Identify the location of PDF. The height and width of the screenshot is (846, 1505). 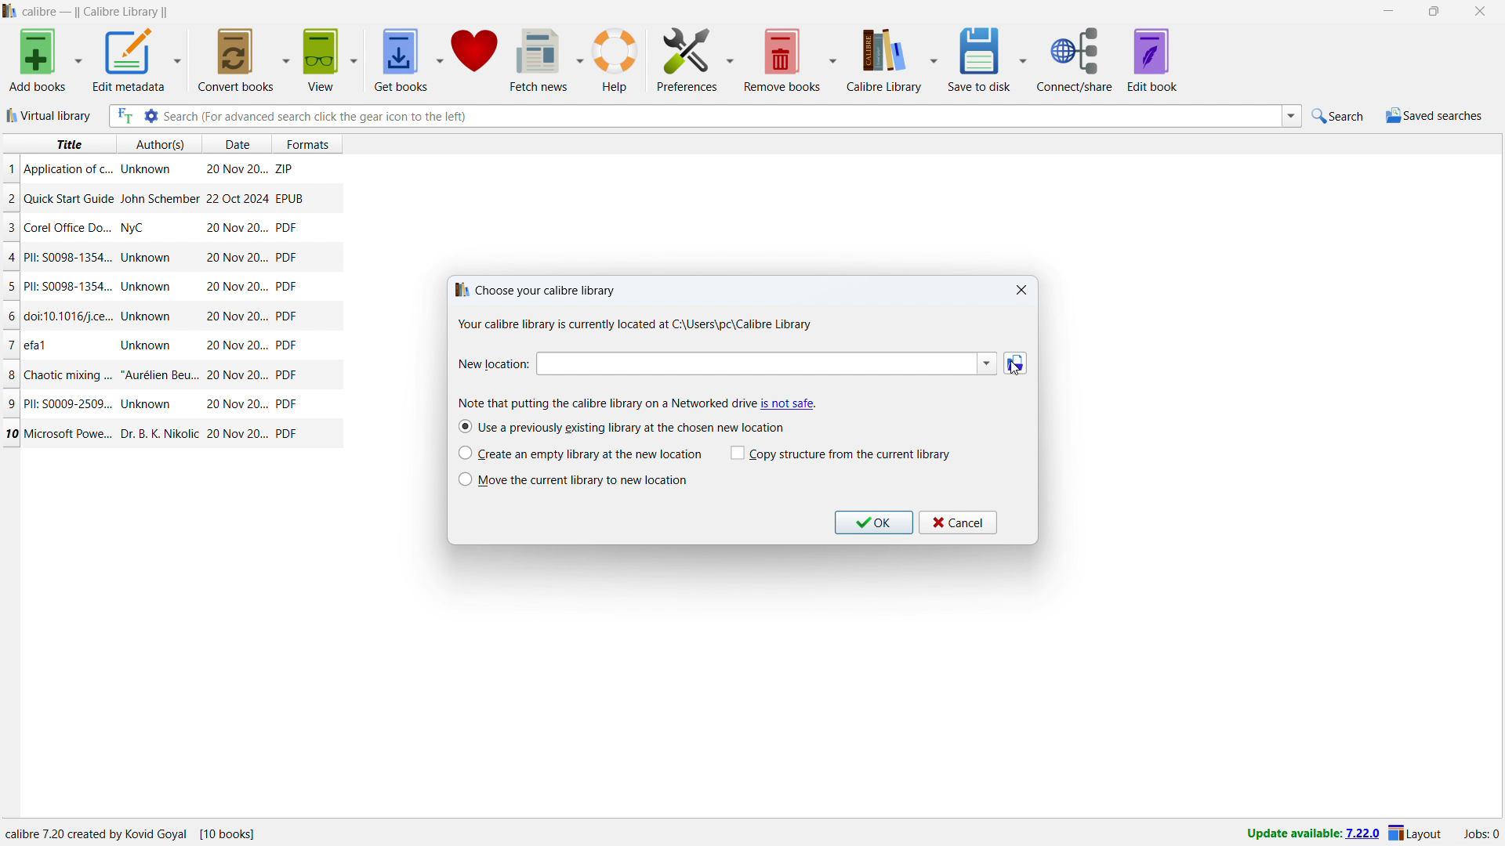
(286, 316).